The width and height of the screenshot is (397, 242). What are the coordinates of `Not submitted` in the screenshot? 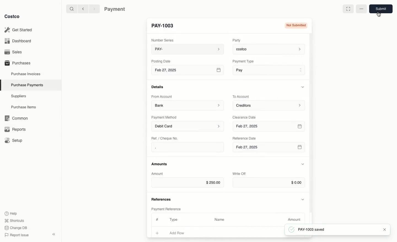 It's located at (296, 25).